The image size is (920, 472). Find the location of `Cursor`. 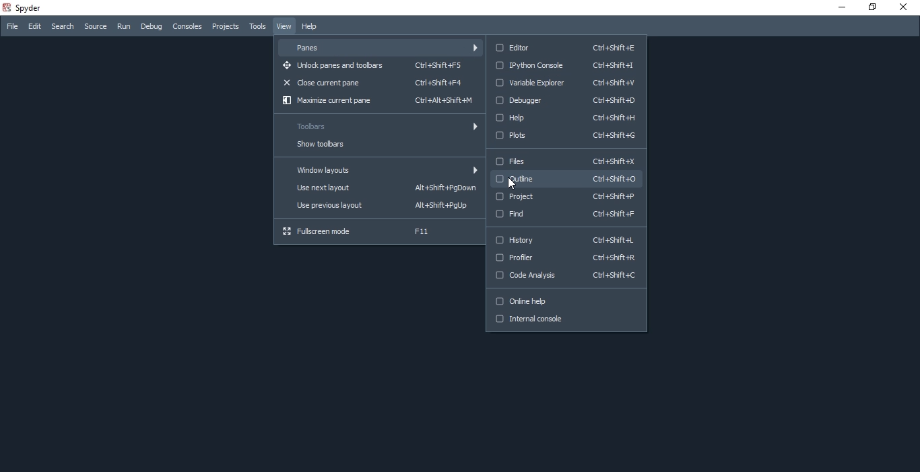

Cursor is located at coordinates (512, 183).